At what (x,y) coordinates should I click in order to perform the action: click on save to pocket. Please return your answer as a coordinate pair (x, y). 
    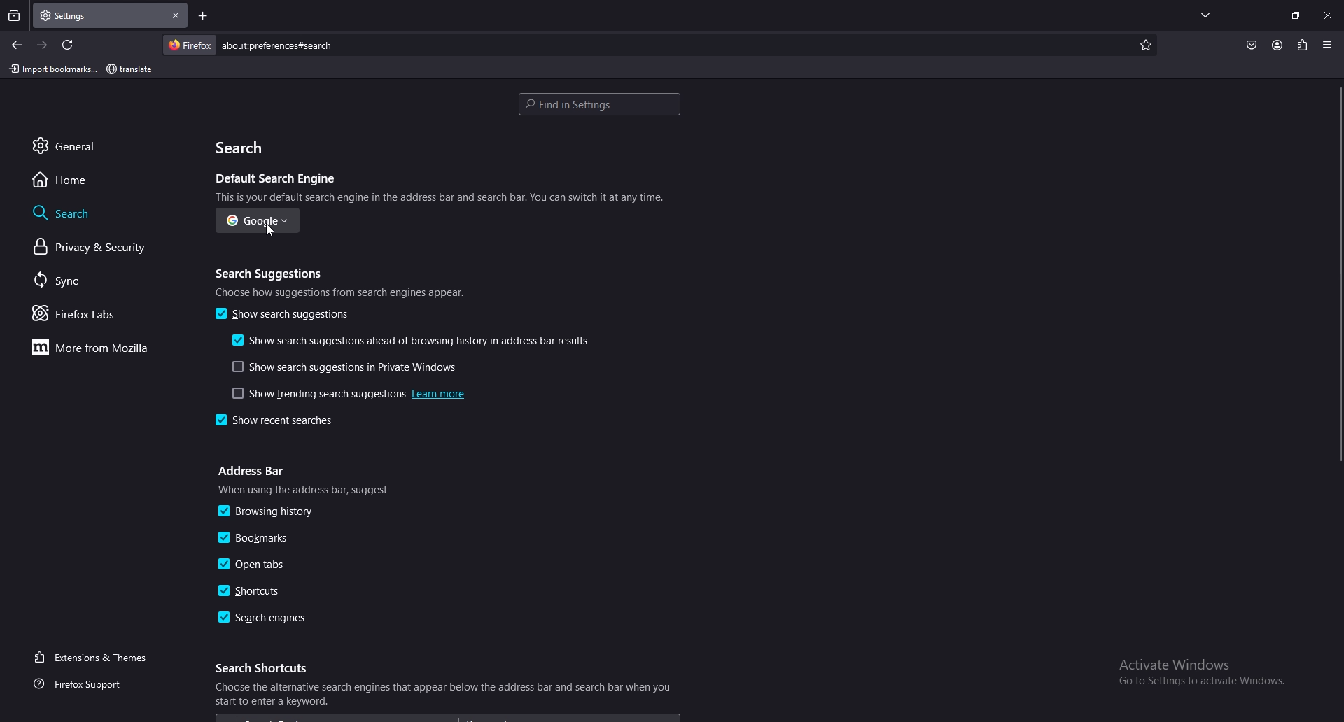
    Looking at the image, I should click on (1252, 45).